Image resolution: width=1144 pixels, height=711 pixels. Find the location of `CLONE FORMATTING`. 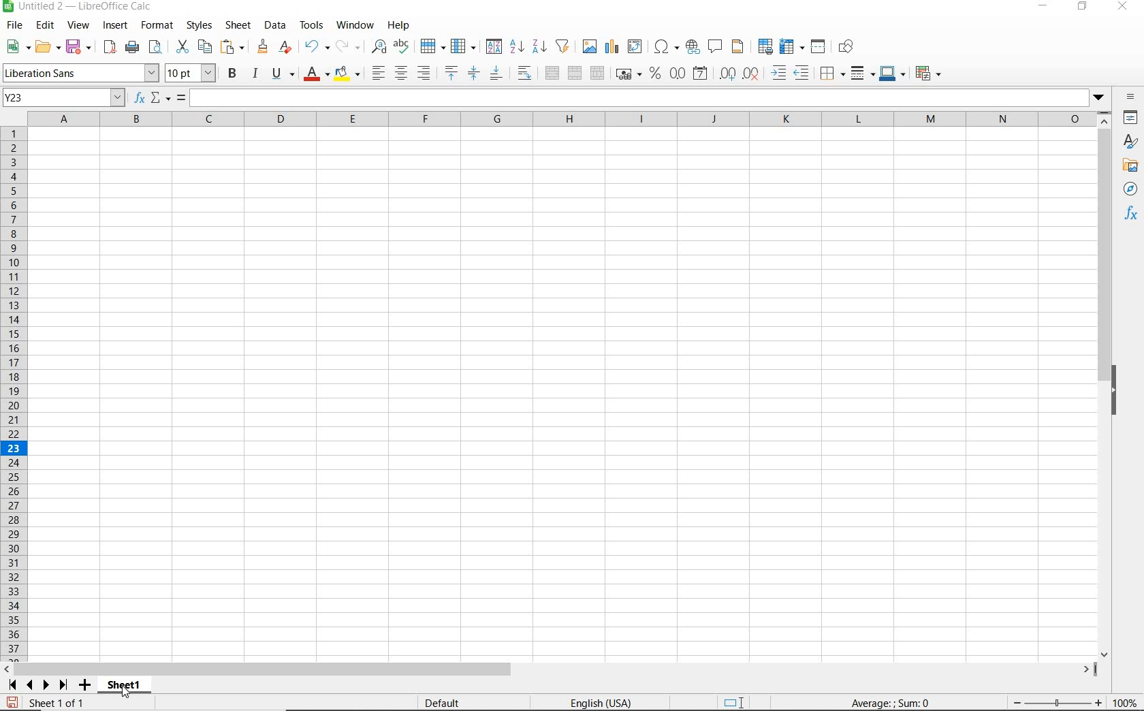

CLONE FORMATTING is located at coordinates (264, 47).